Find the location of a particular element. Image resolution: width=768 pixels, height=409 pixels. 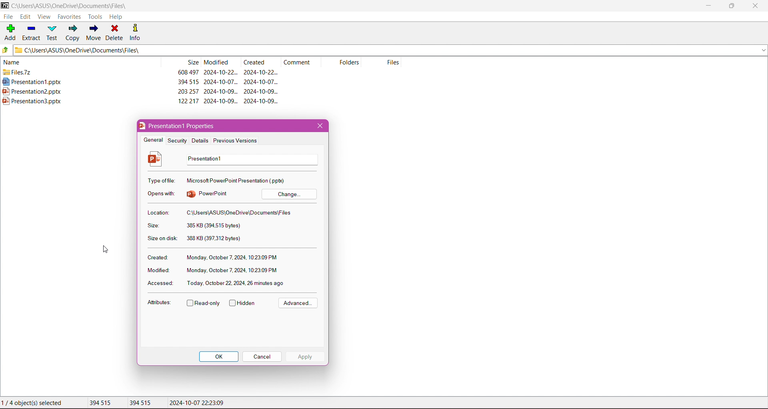

2024-10-07 is located at coordinates (220, 82).